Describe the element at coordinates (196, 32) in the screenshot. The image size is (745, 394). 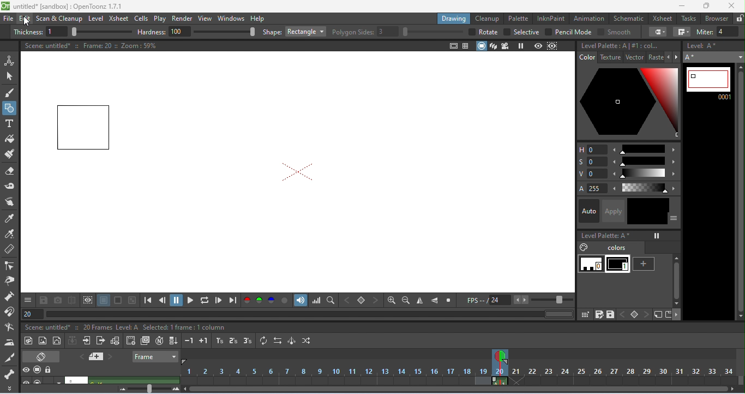
I see `hardness` at that location.